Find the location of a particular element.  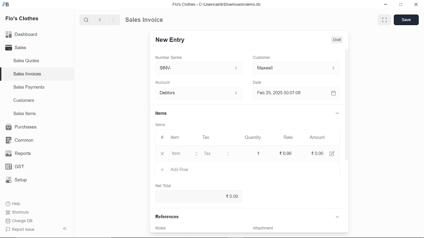

close is located at coordinates (415, 5).